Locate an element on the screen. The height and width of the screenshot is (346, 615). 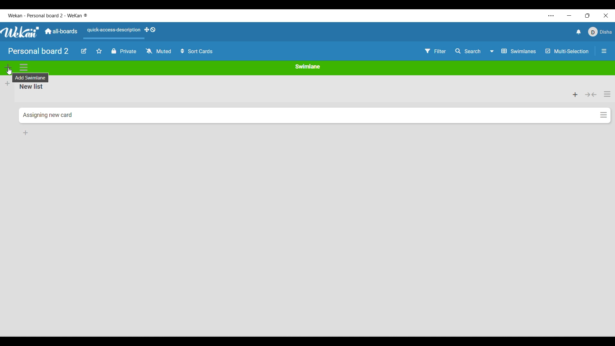
Current swimlane is located at coordinates (307, 66).